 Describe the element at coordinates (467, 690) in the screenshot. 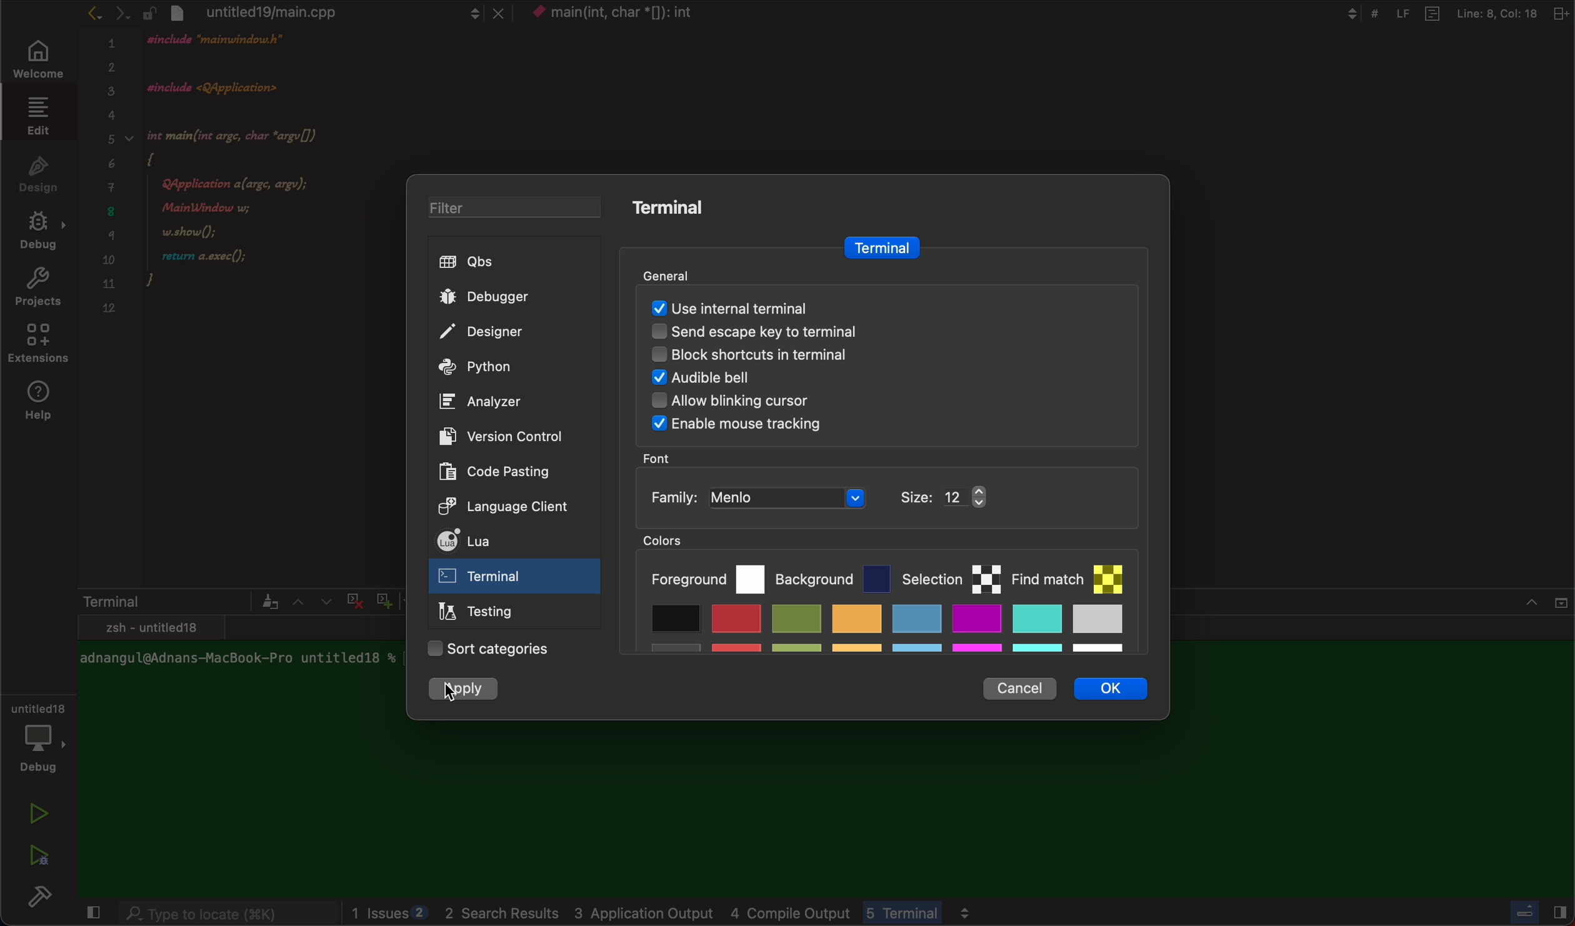

I see `apply changes` at that location.